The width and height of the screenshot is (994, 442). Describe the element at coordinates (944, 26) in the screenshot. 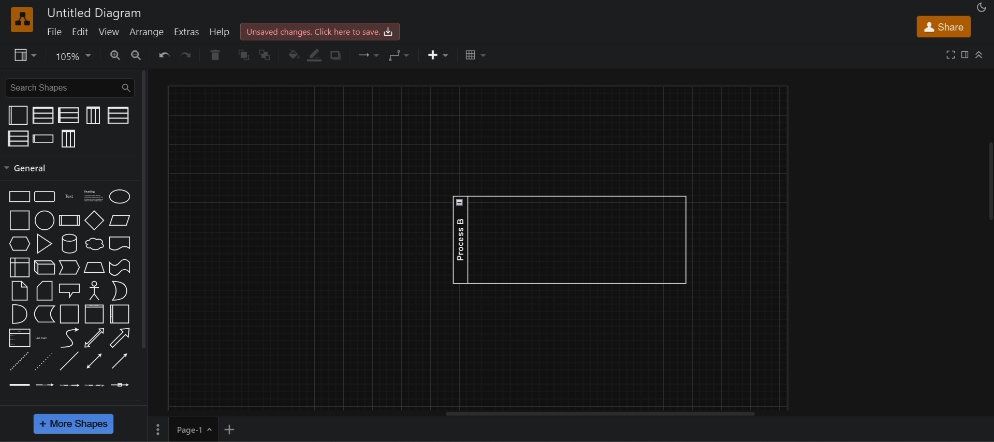

I see `share` at that location.